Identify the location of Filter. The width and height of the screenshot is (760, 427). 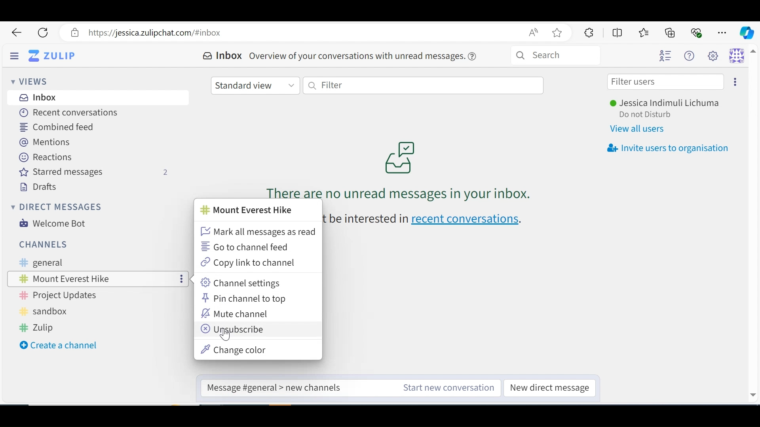
(424, 86).